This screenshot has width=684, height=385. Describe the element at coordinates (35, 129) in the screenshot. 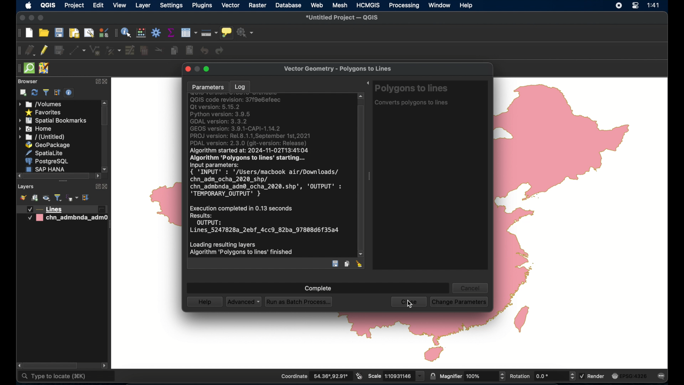

I see `home` at that location.